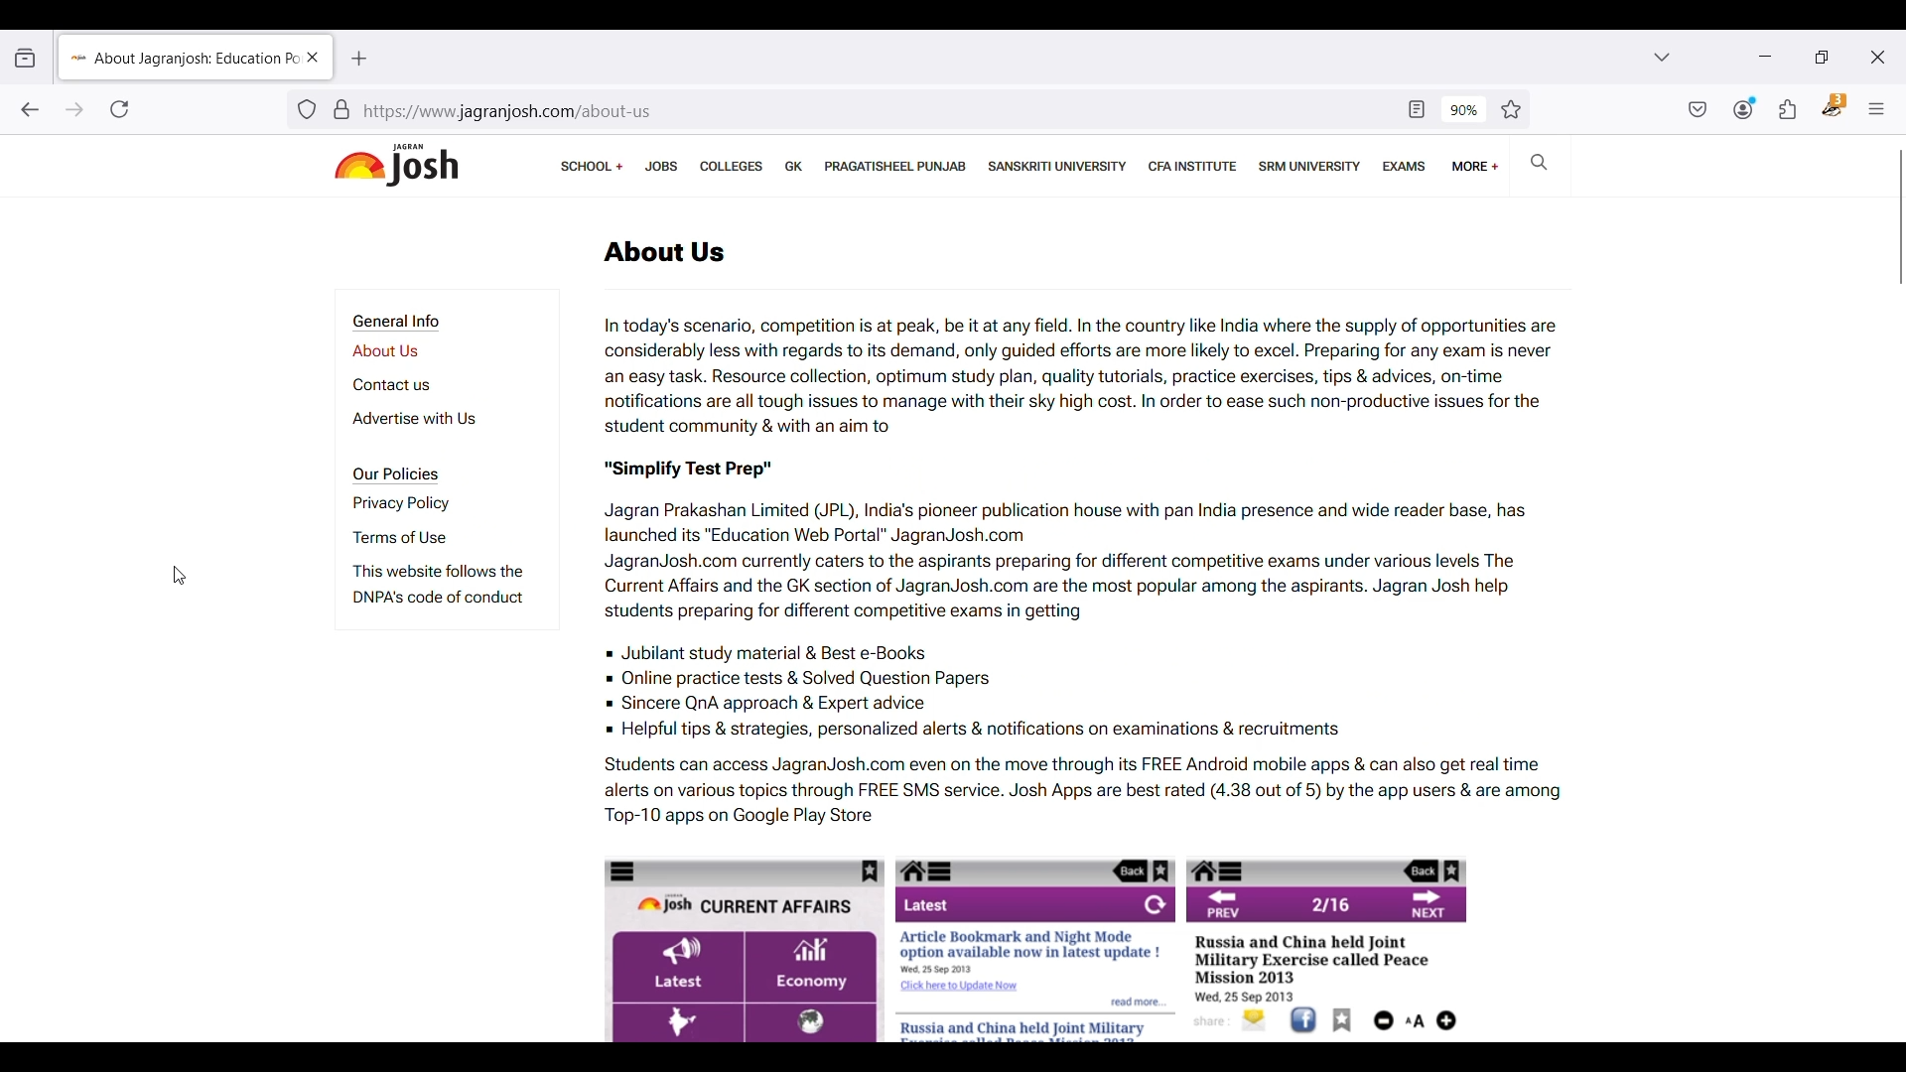  Describe the element at coordinates (1510, 110) in the screenshot. I see `Bookmark this page` at that location.